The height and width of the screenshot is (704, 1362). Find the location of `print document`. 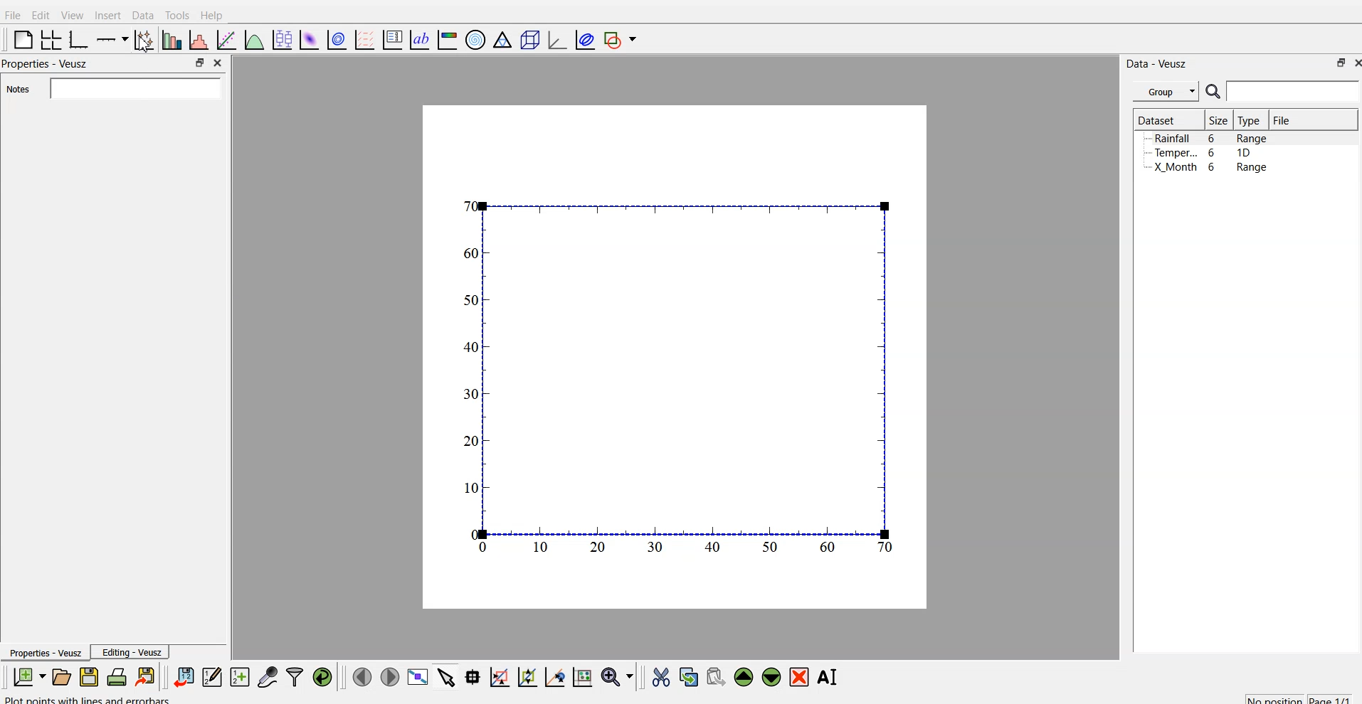

print document is located at coordinates (117, 676).